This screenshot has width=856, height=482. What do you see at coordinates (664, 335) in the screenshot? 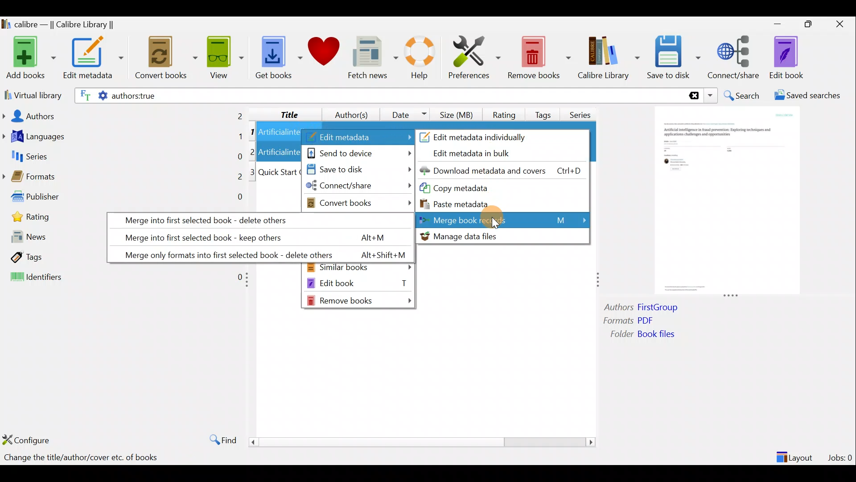
I see `Folder: Book files` at bounding box center [664, 335].